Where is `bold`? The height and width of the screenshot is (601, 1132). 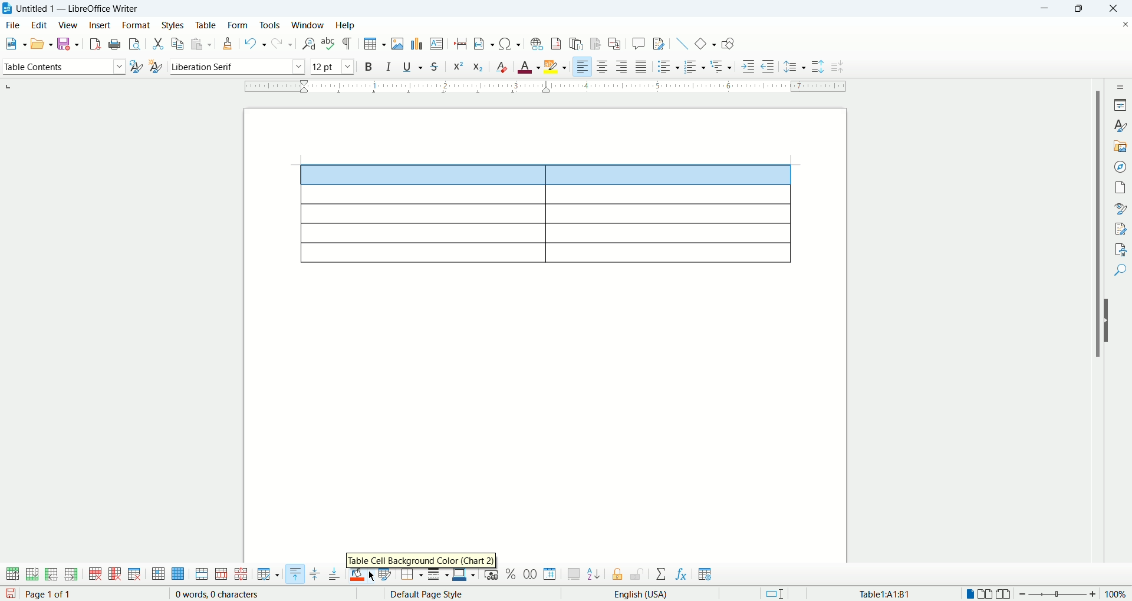
bold is located at coordinates (370, 66).